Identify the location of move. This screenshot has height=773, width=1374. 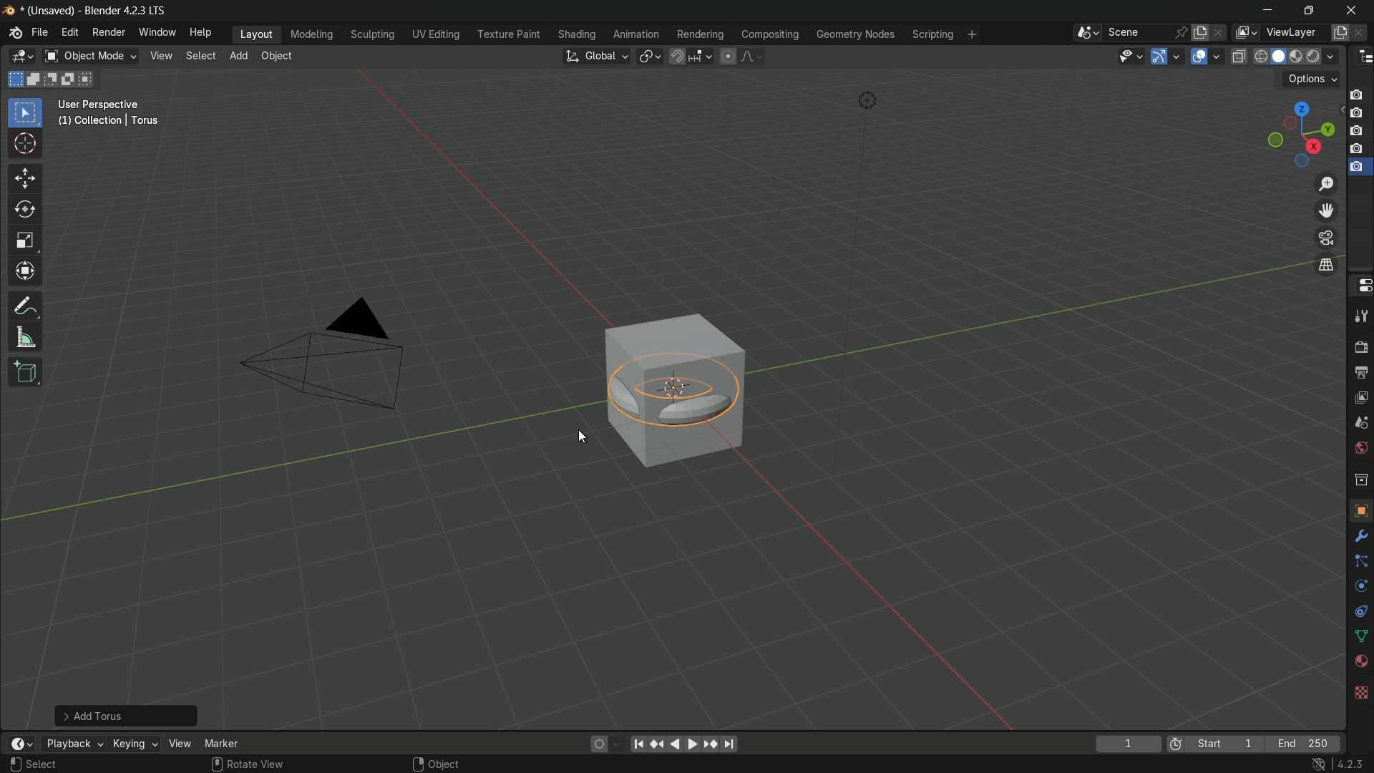
(26, 179).